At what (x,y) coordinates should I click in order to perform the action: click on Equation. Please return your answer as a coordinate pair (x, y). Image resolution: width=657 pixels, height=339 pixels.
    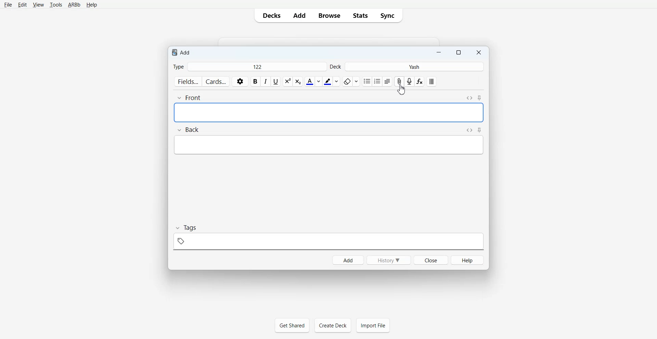
    Looking at the image, I should click on (420, 81).